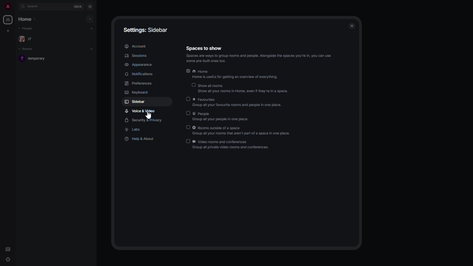 Image resolution: width=473 pixels, height=266 pixels. What do you see at coordinates (34, 7) in the screenshot?
I see `search` at bounding box center [34, 7].